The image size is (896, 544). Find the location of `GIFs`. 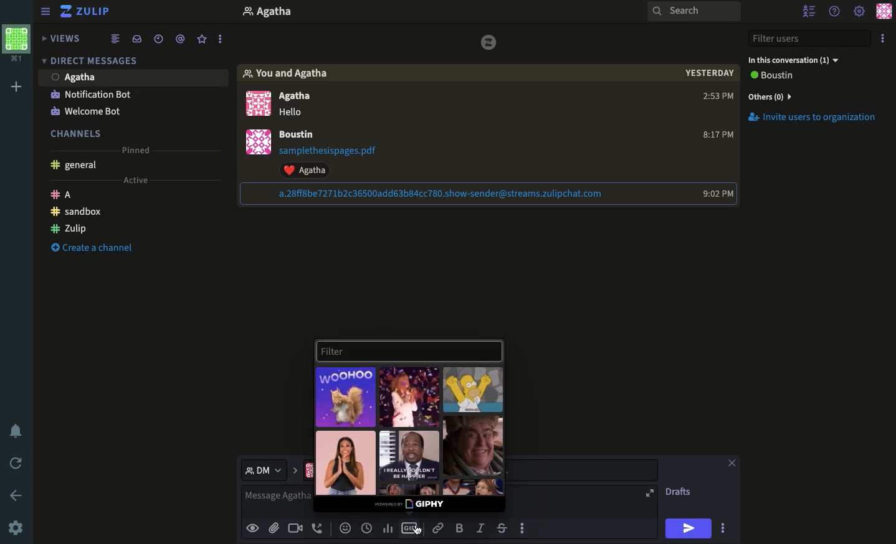

GIFs is located at coordinates (346, 396).